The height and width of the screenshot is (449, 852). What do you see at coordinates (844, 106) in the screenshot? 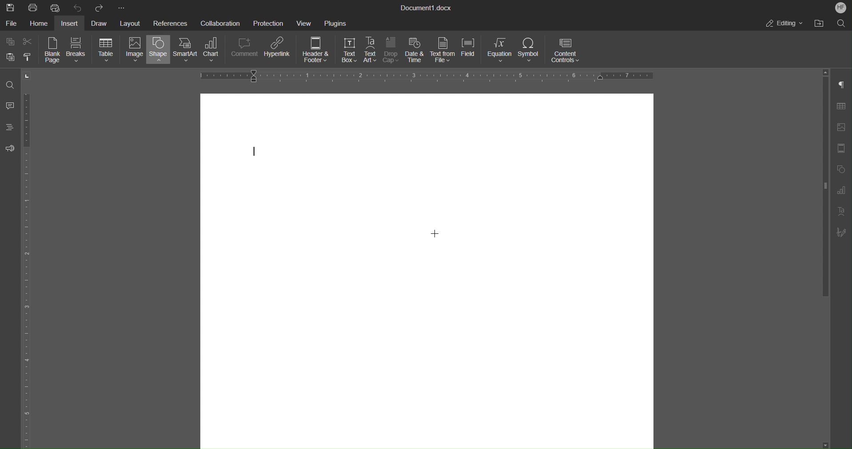
I see `Tables` at bounding box center [844, 106].